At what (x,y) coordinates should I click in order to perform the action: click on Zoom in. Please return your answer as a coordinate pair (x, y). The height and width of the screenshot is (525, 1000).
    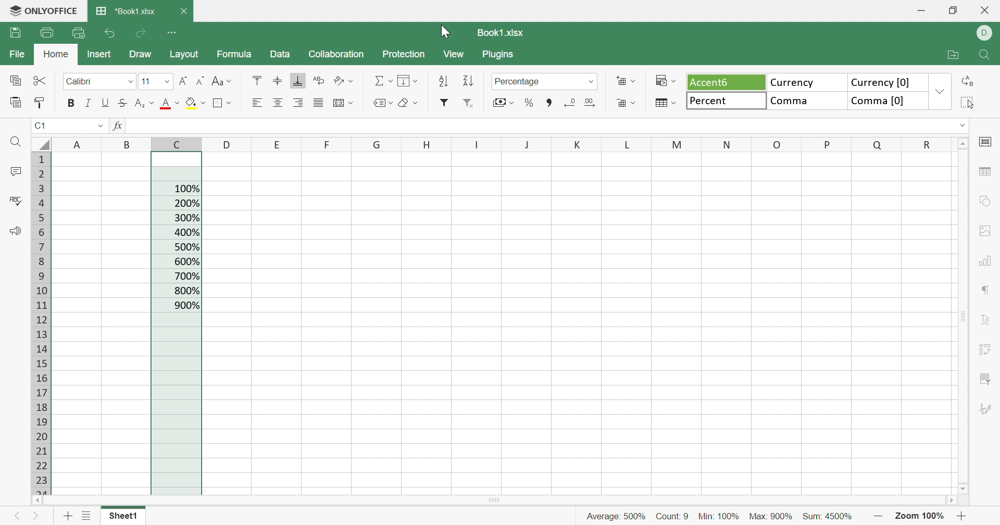
    Looking at the image, I should click on (879, 515).